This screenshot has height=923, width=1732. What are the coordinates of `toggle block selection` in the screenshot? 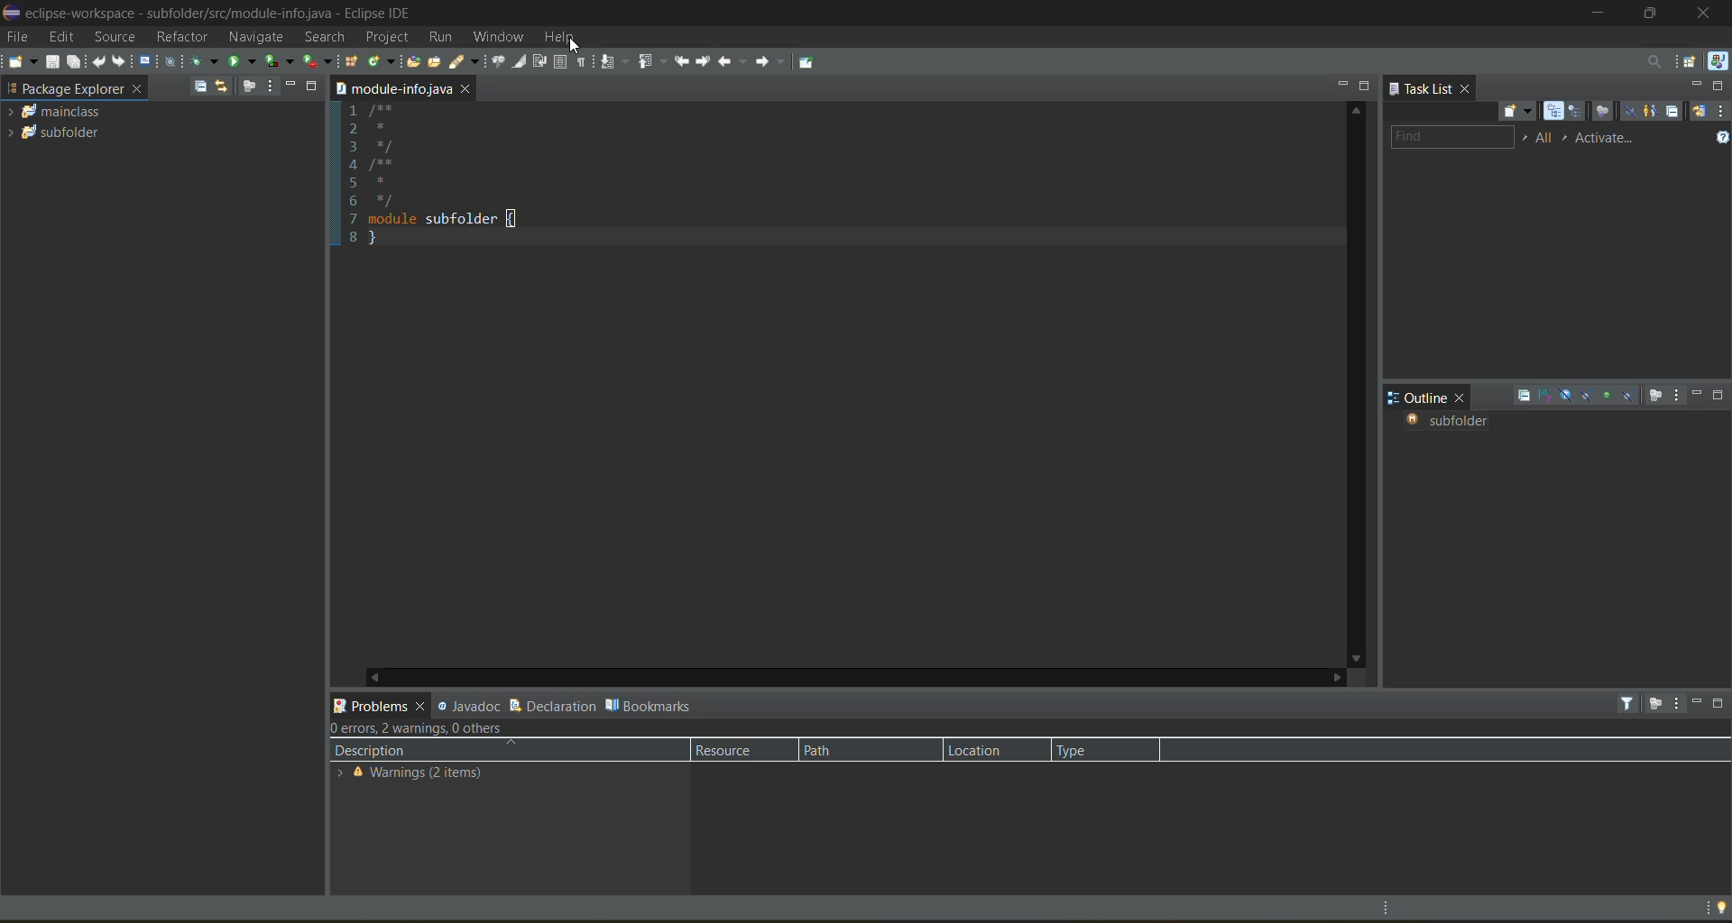 It's located at (565, 63).